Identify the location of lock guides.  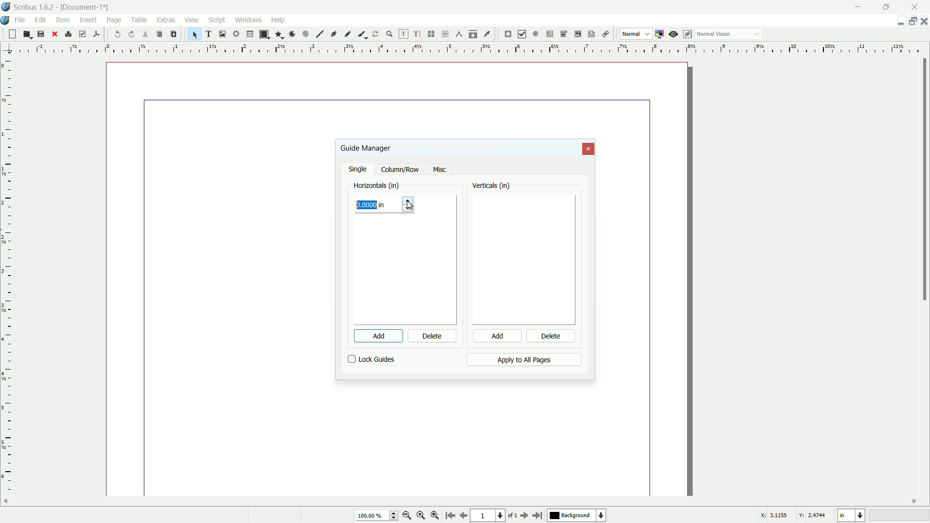
(372, 359).